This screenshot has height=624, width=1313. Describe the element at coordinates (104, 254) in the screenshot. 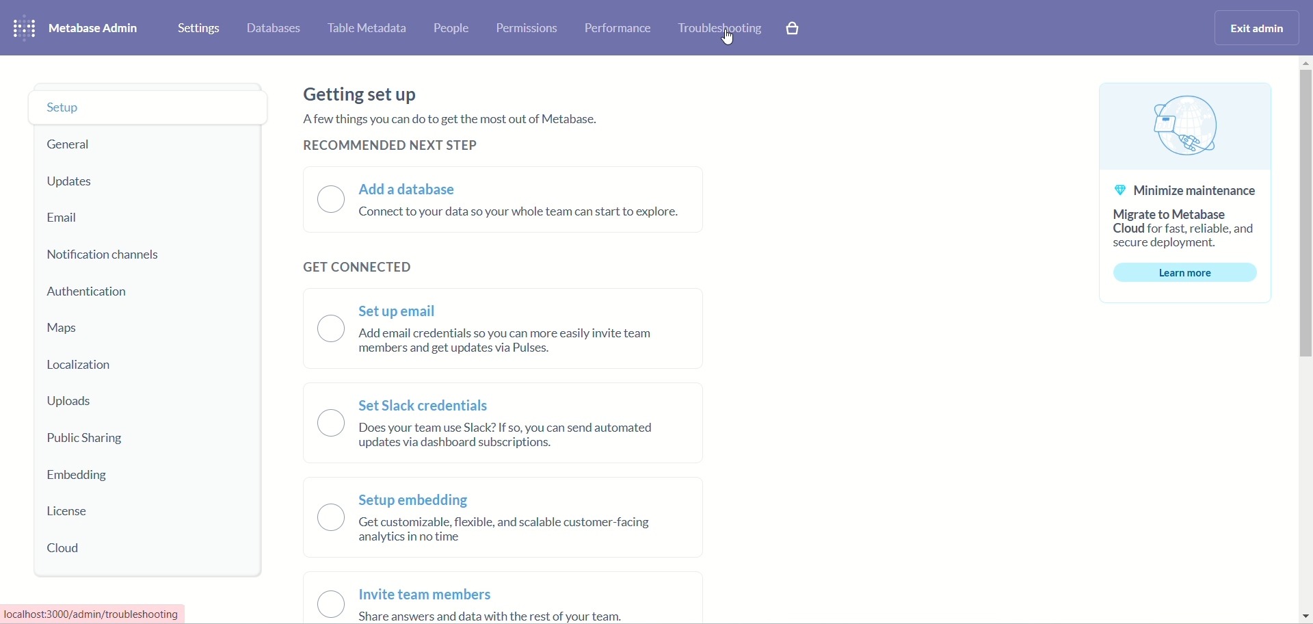

I see `notification channels` at that location.